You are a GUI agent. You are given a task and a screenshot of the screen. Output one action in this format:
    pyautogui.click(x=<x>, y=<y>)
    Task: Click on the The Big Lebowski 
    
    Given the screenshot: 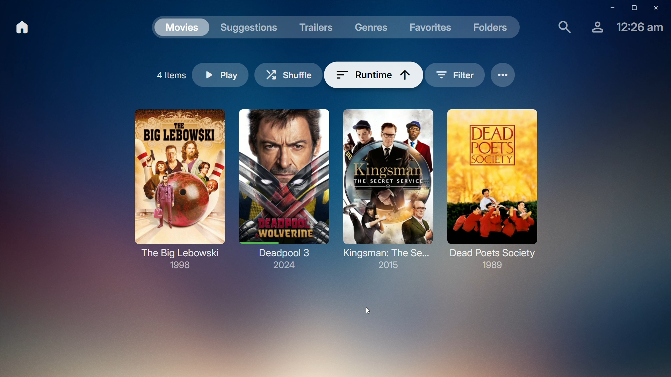 What is the action you would take?
    pyautogui.click(x=492, y=188)
    